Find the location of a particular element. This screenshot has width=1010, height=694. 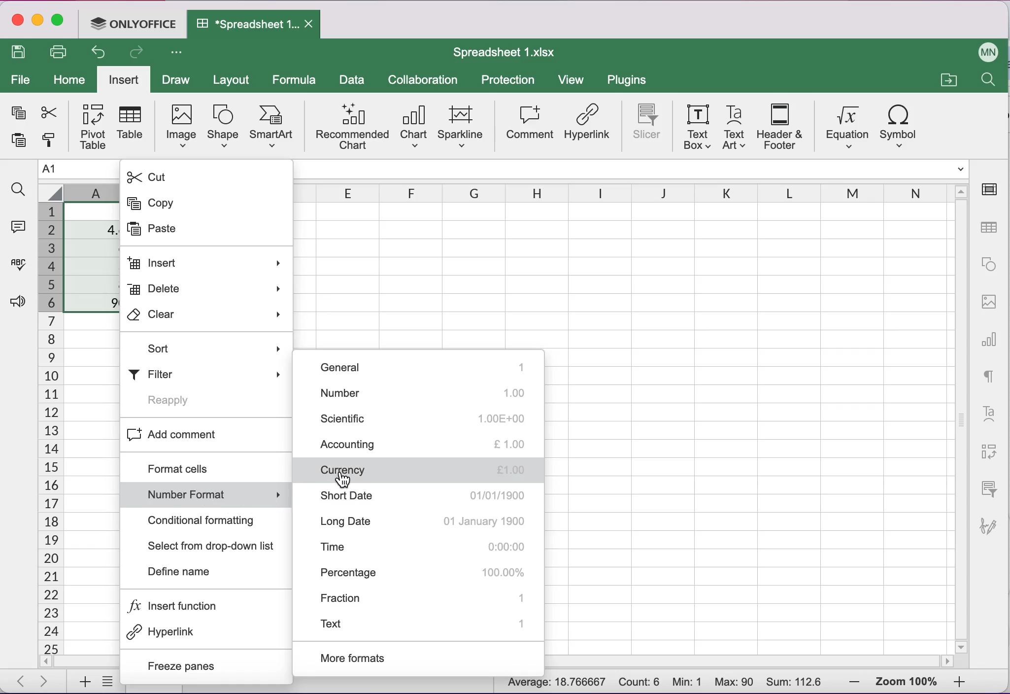

short date is located at coordinates (421, 497).